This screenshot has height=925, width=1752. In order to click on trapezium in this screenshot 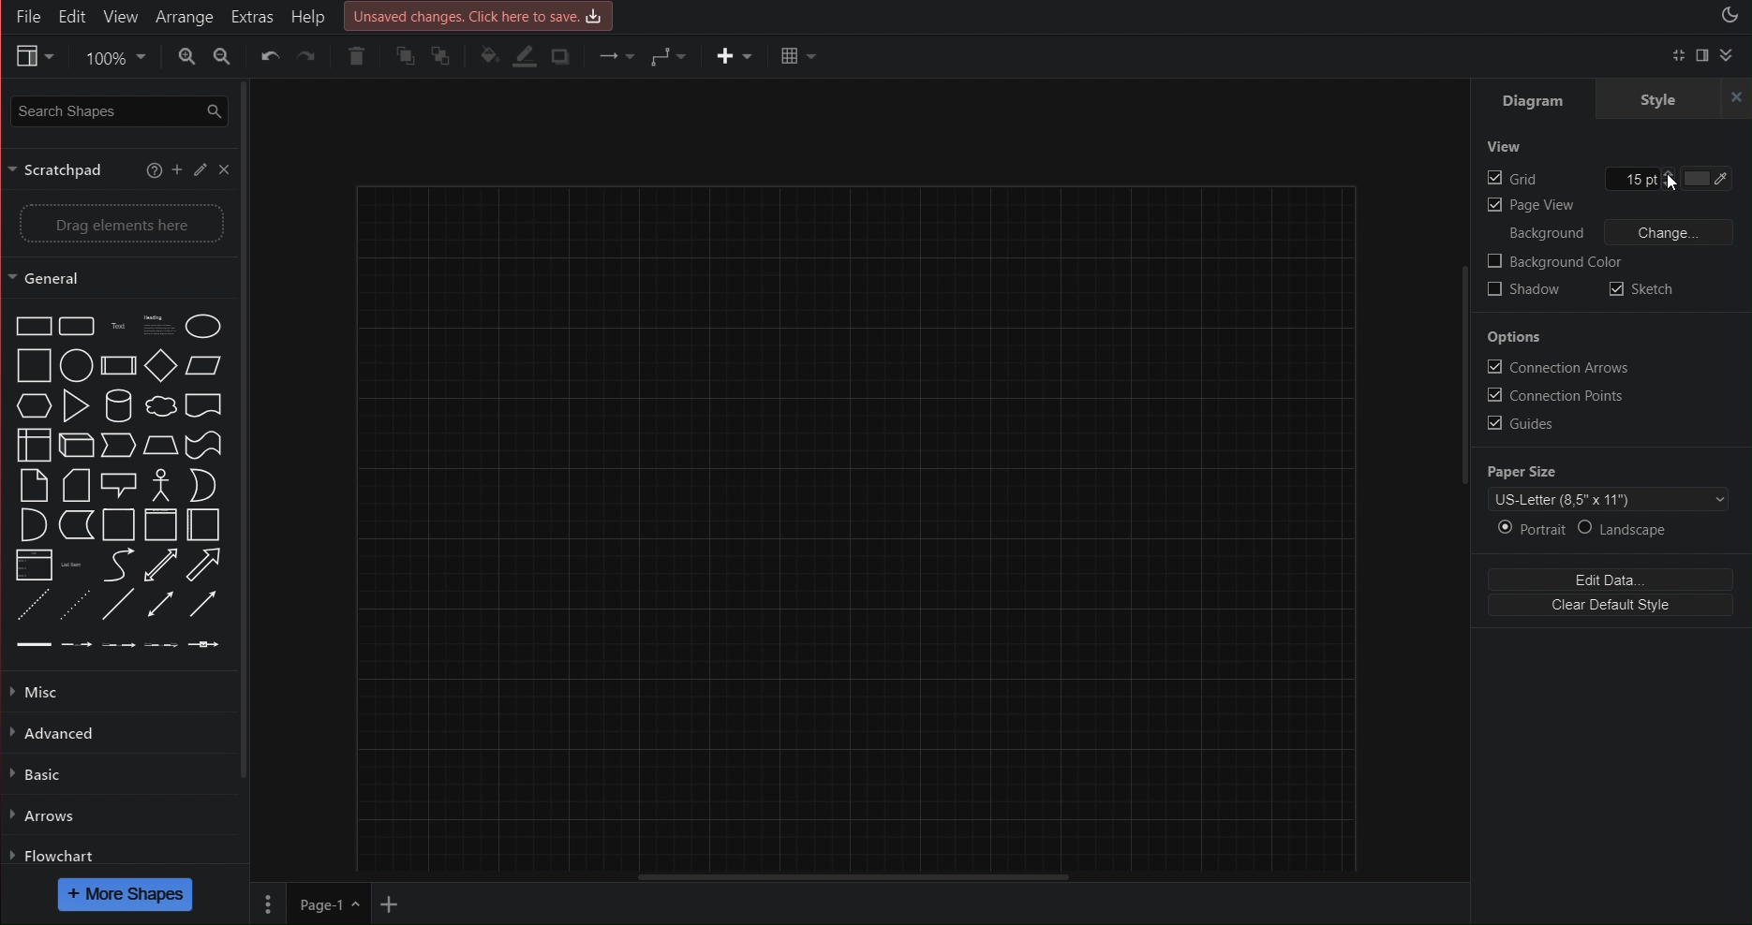, I will do `click(161, 441)`.